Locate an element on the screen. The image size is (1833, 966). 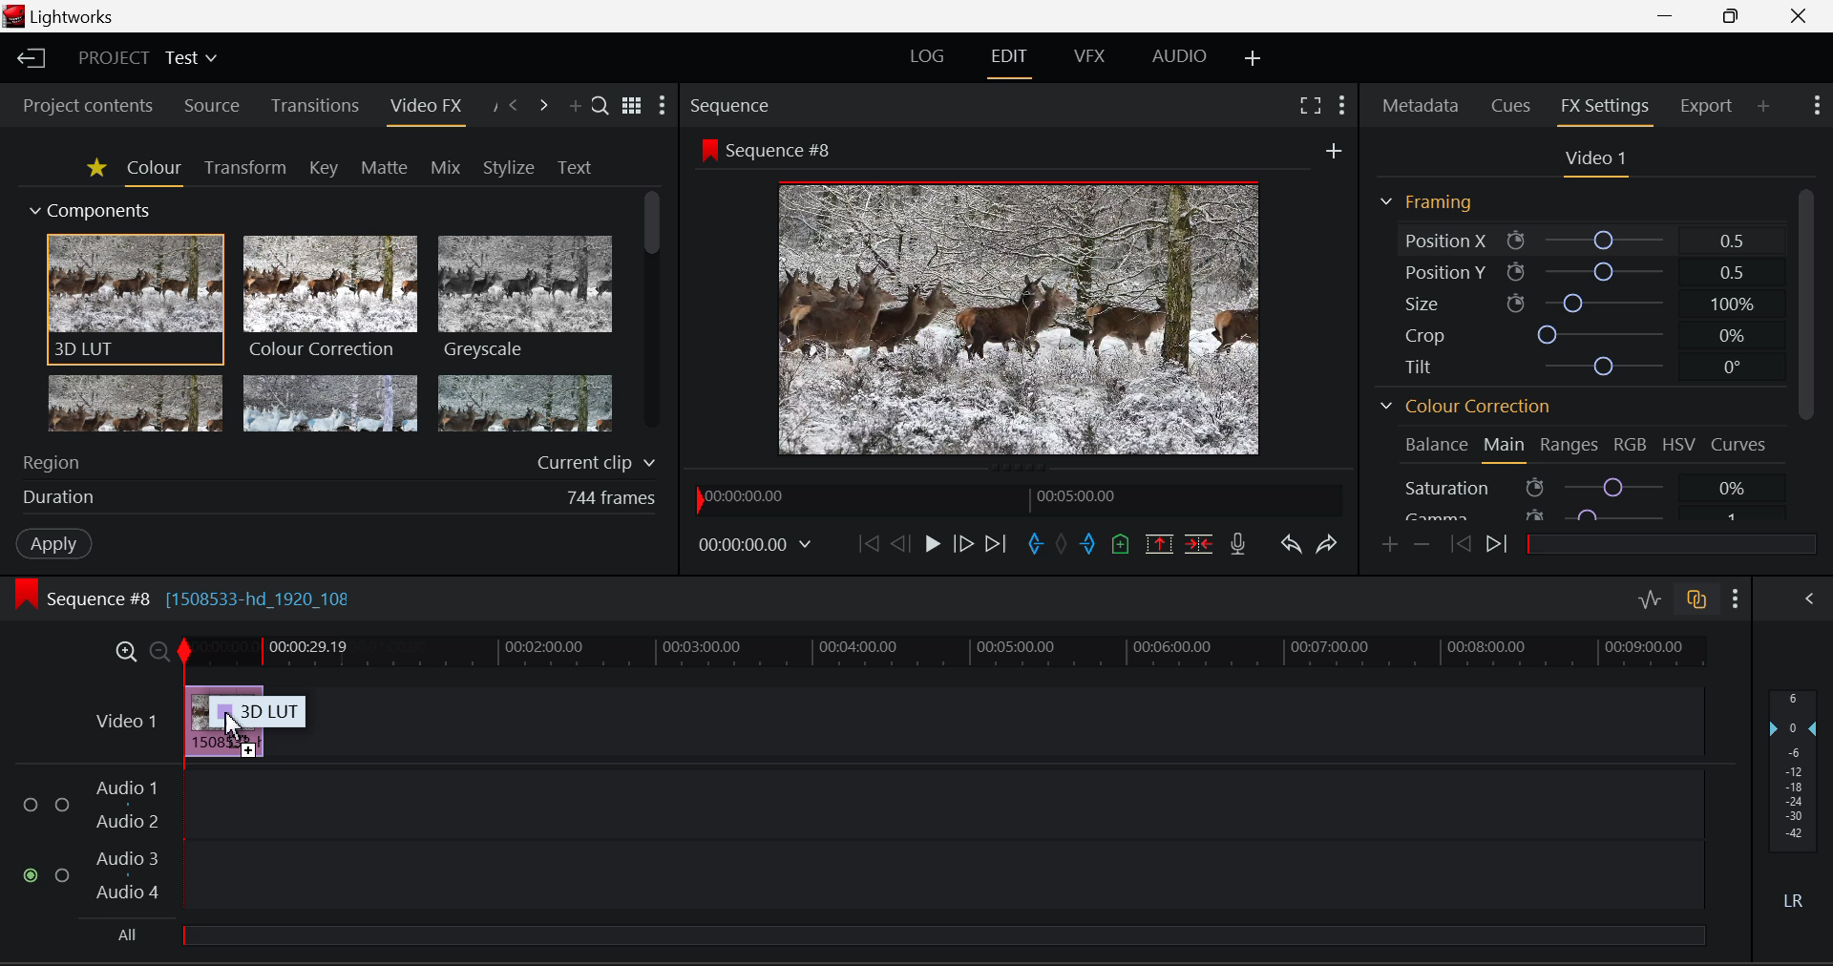
Show Settings is located at coordinates (1735, 598).